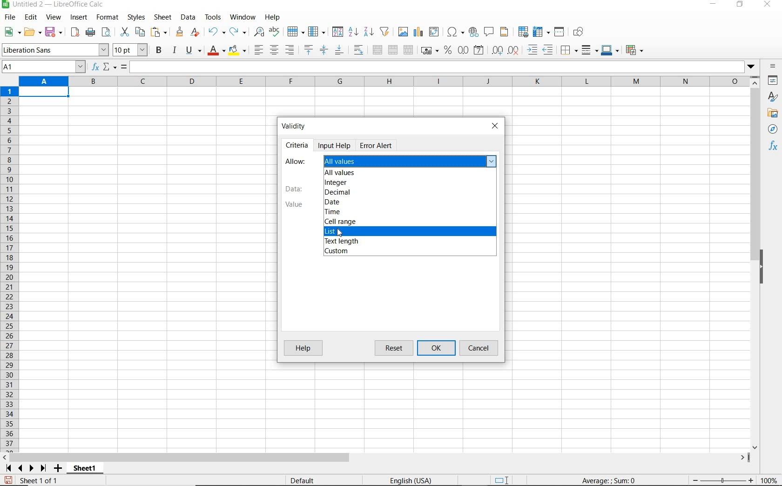  Describe the element at coordinates (408, 50) in the screenshot. I see `unmerge cells` at that location.